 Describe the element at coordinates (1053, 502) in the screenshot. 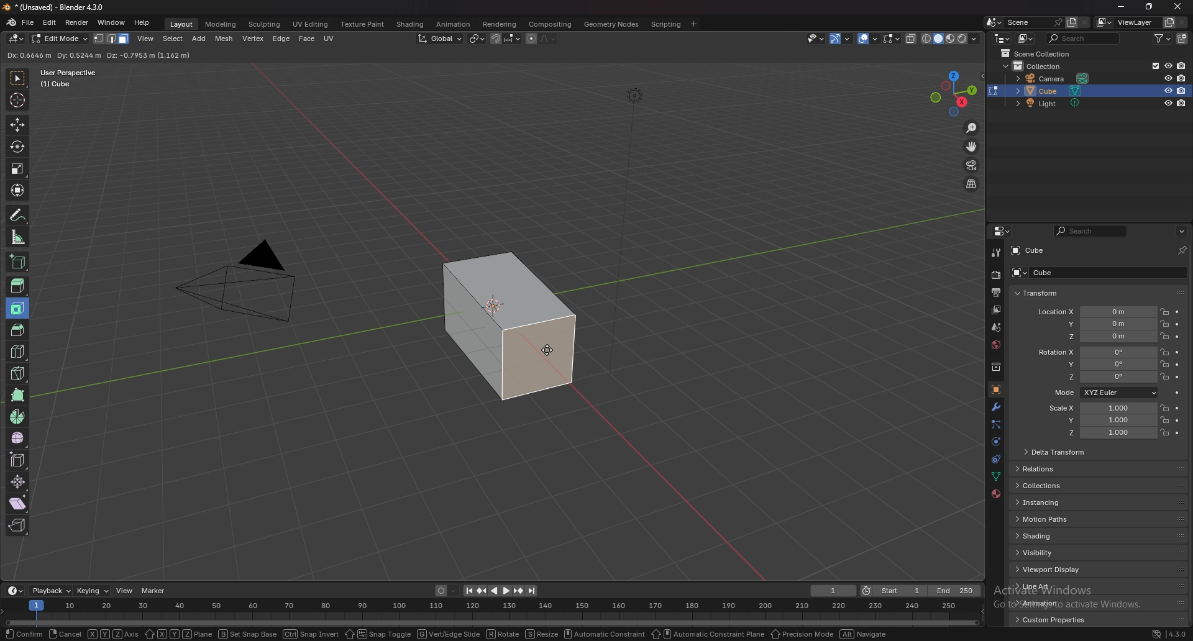

I see `instancing` at that location.